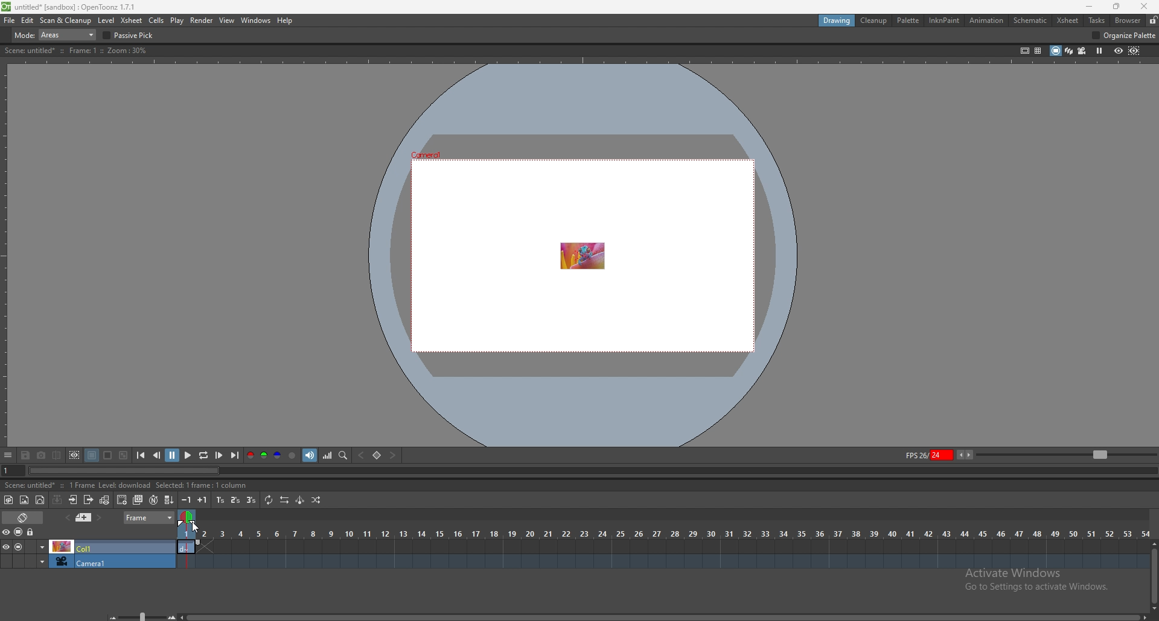 The height and width of the screenshot is (621, 1159). Describe the element at coordinates (157, 455) in the screenshot. I see `previous` at that location.